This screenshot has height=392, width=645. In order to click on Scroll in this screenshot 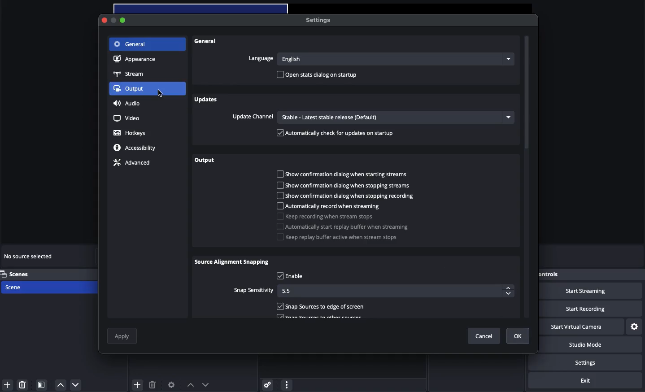, I will do `click(526, 141)`.